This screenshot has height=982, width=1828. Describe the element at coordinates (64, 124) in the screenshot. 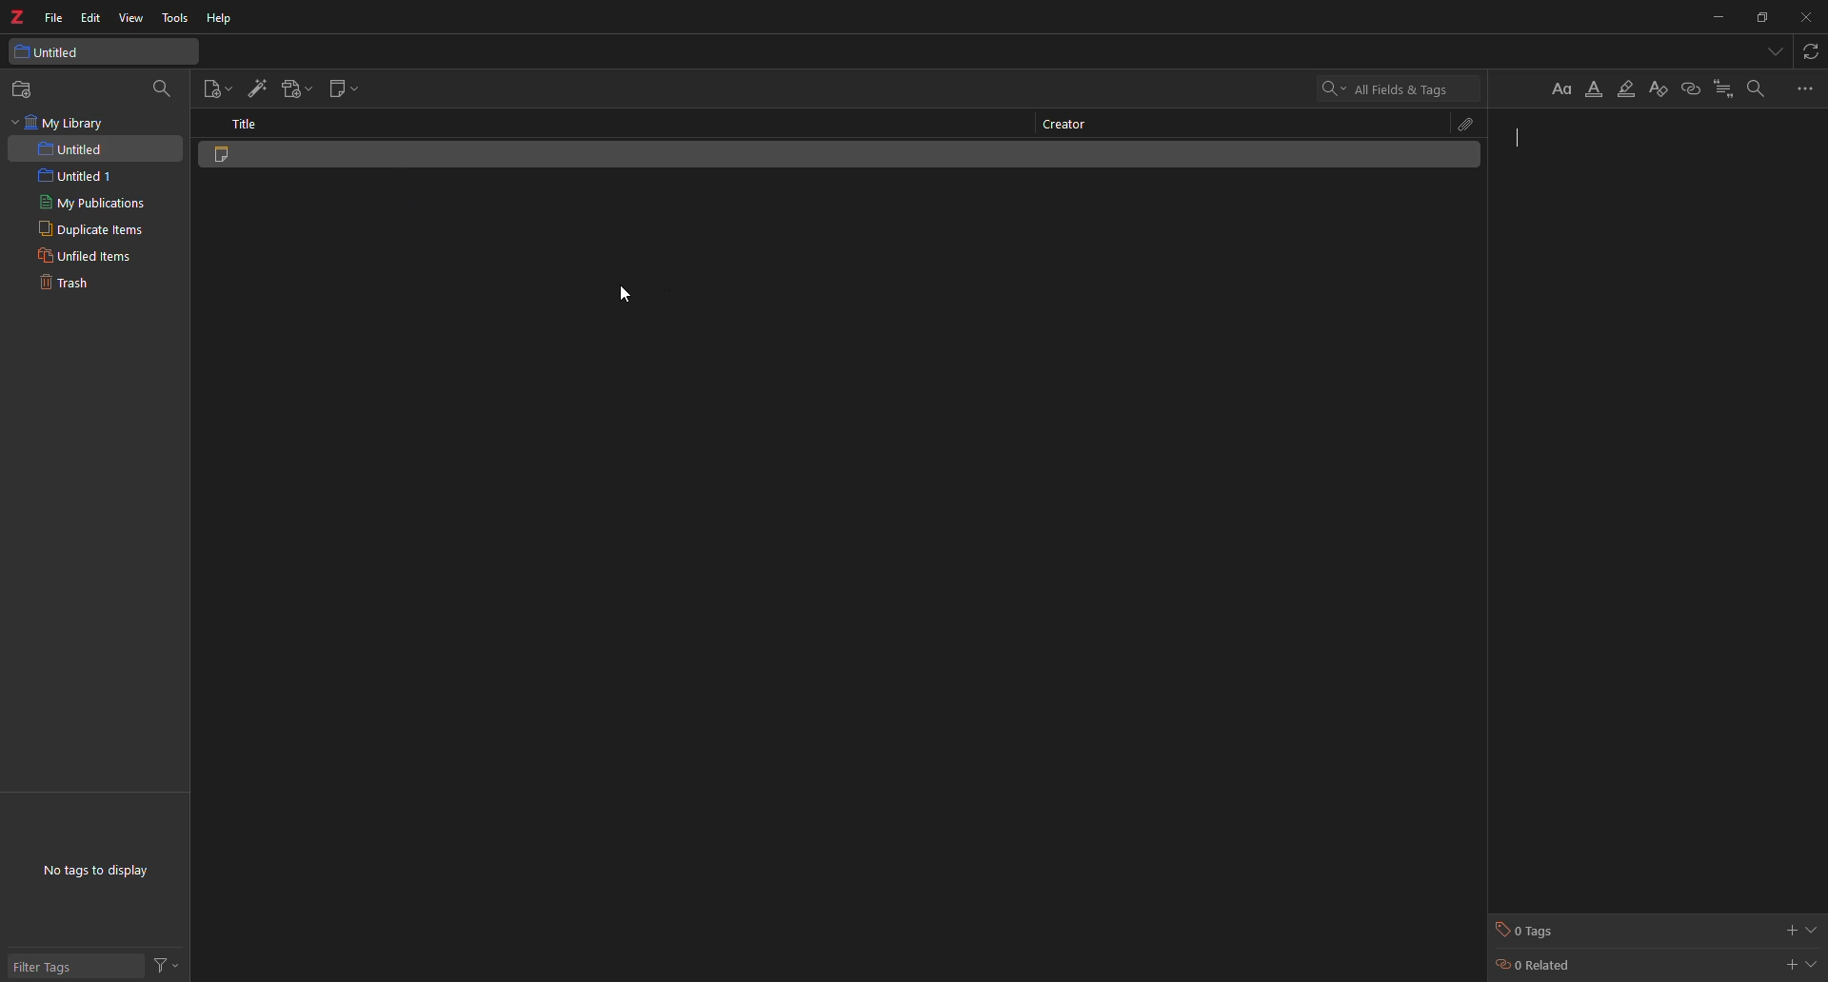

I see `my library` at that location.